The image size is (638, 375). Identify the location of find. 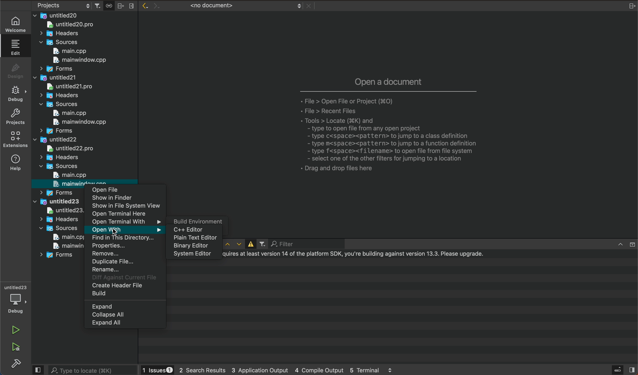
(125, 238).